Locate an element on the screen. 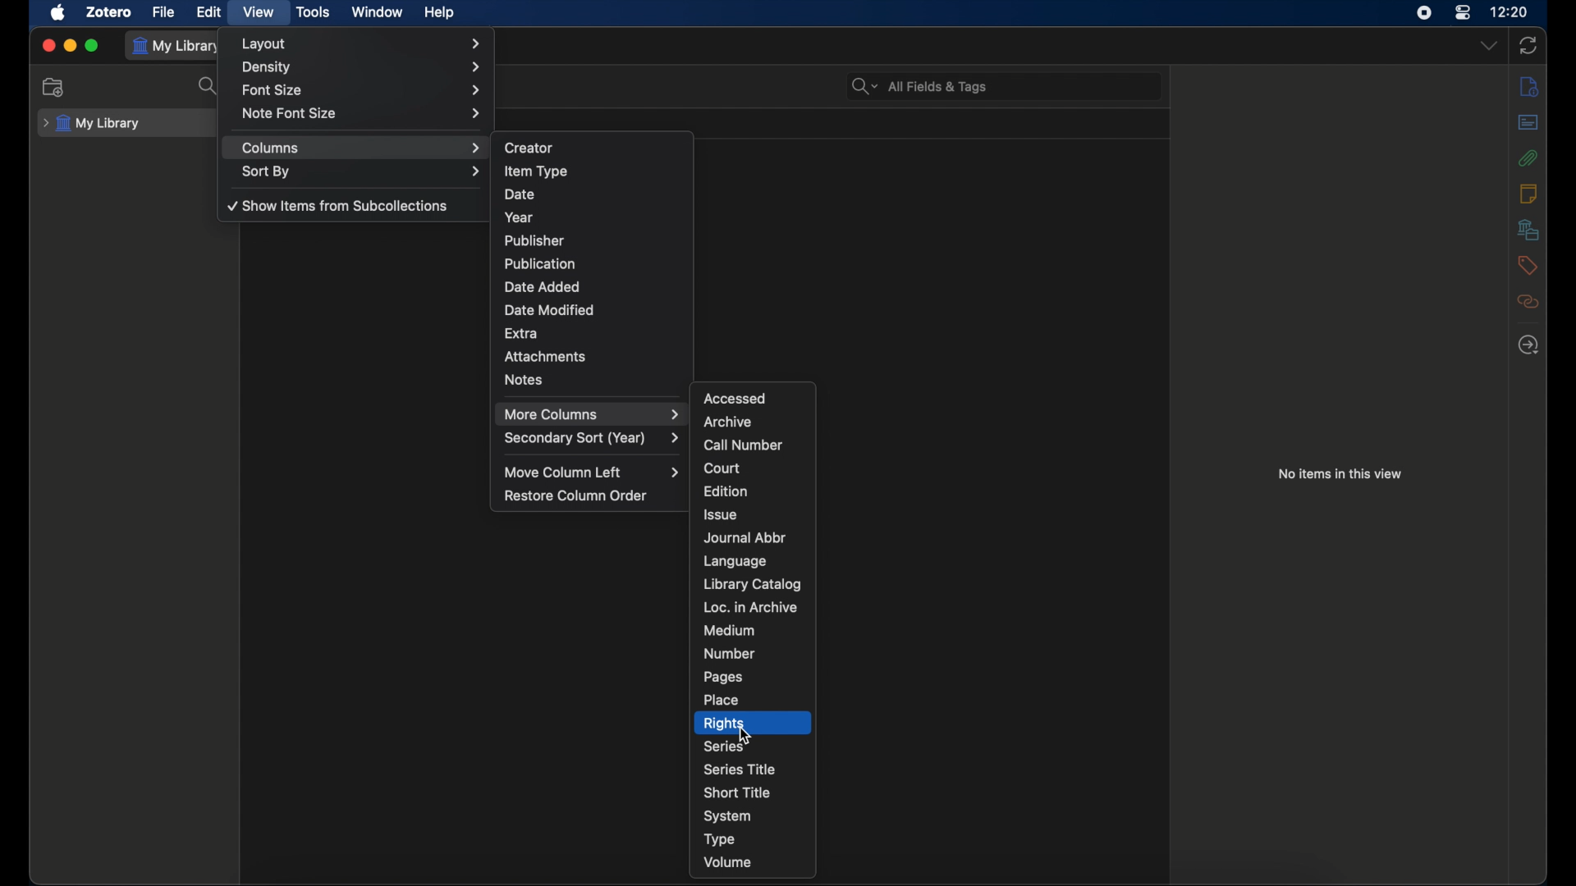  notes is located at coordinates (1528, 193).